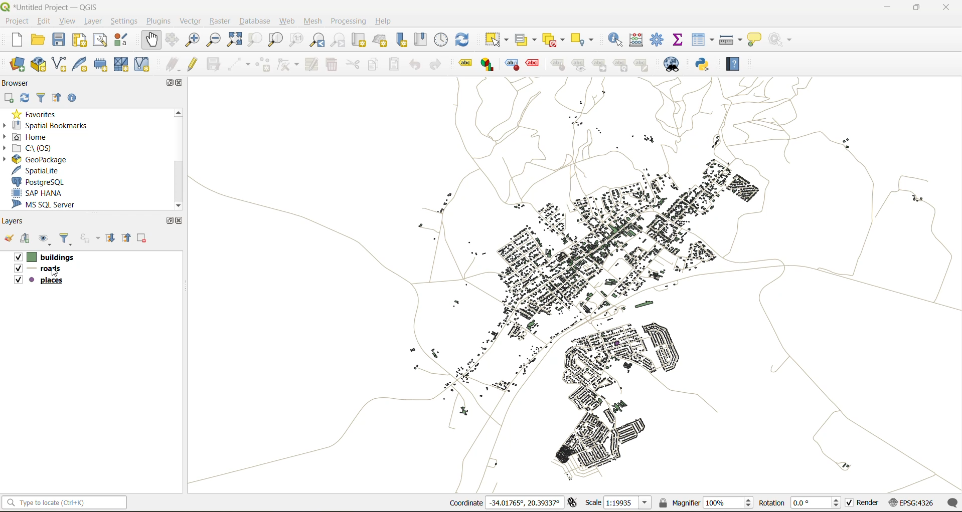  Describe the element at coordinates (621, 64) in the screenshot. I see `rotate a label` at that location.